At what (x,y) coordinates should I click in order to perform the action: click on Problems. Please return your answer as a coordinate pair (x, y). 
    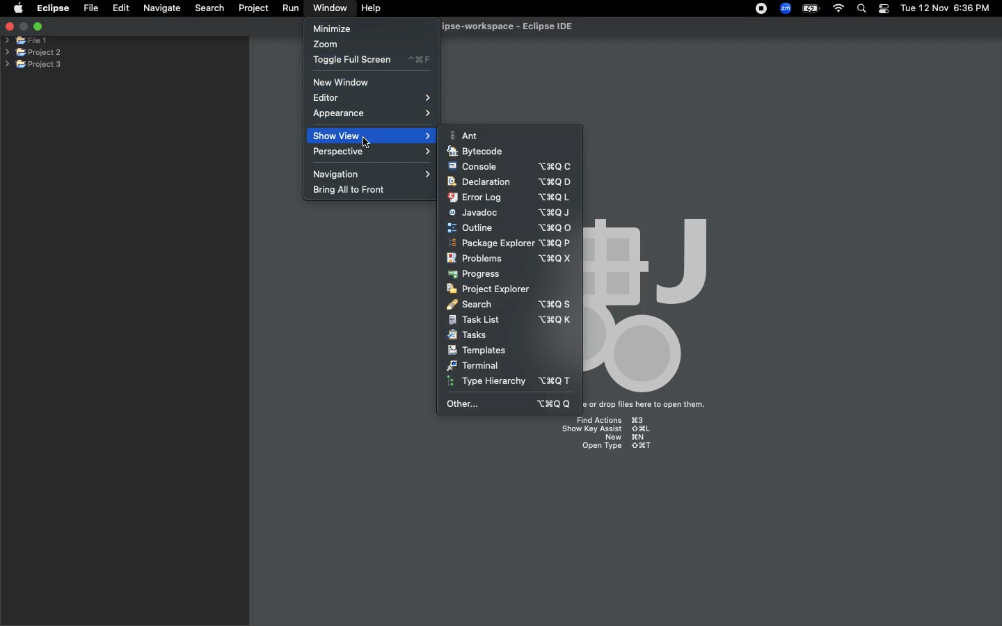
    Looking at the image, I should click on (509, 259).